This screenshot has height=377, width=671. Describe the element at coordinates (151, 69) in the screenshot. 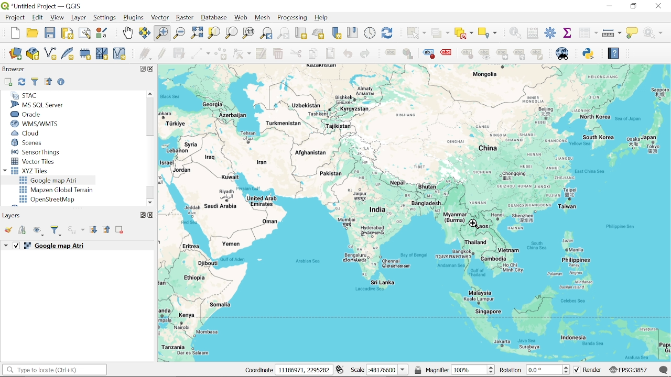

I see `Close Browser` at that location.